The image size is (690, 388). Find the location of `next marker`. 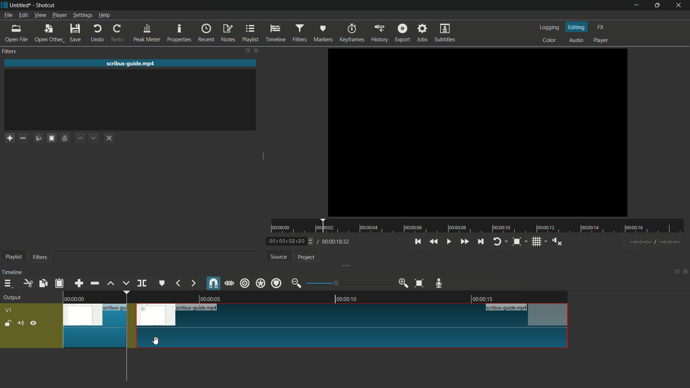

next marker is located at coordinates (194, 283).